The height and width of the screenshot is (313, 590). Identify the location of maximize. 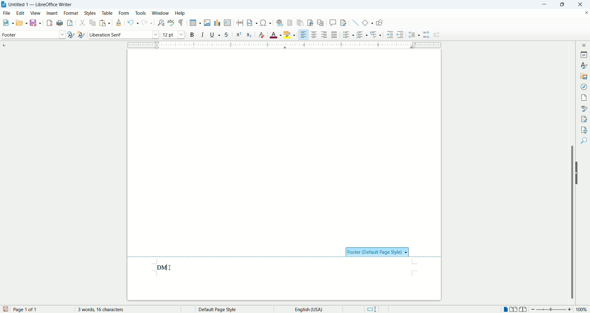
(565, 5).